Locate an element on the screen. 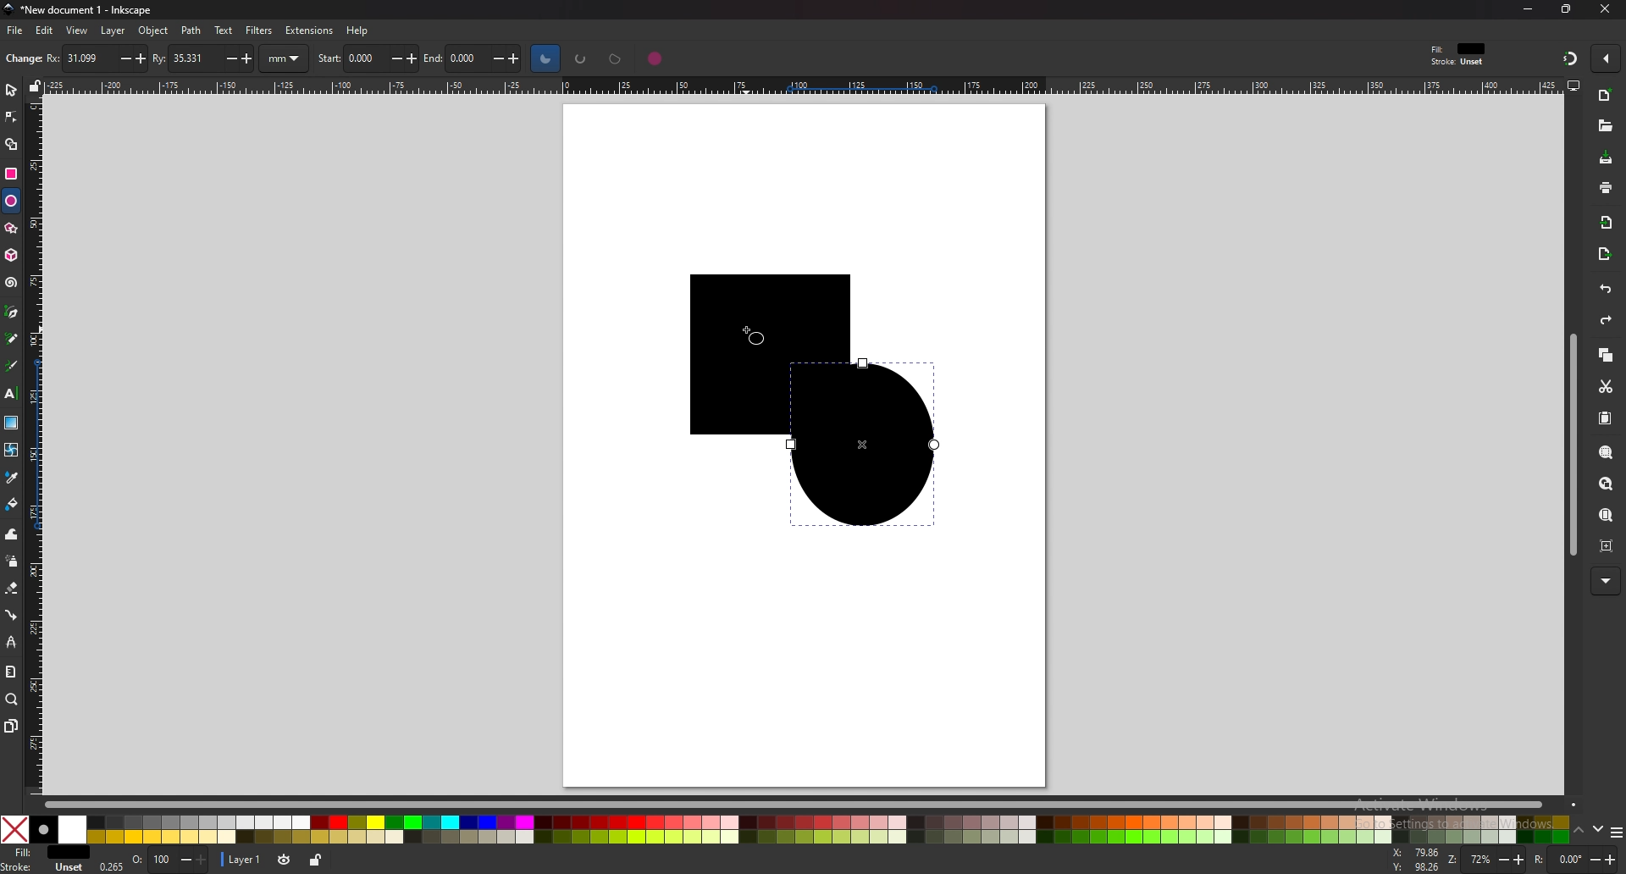  vertical radius is located at coordinates (204, 57).